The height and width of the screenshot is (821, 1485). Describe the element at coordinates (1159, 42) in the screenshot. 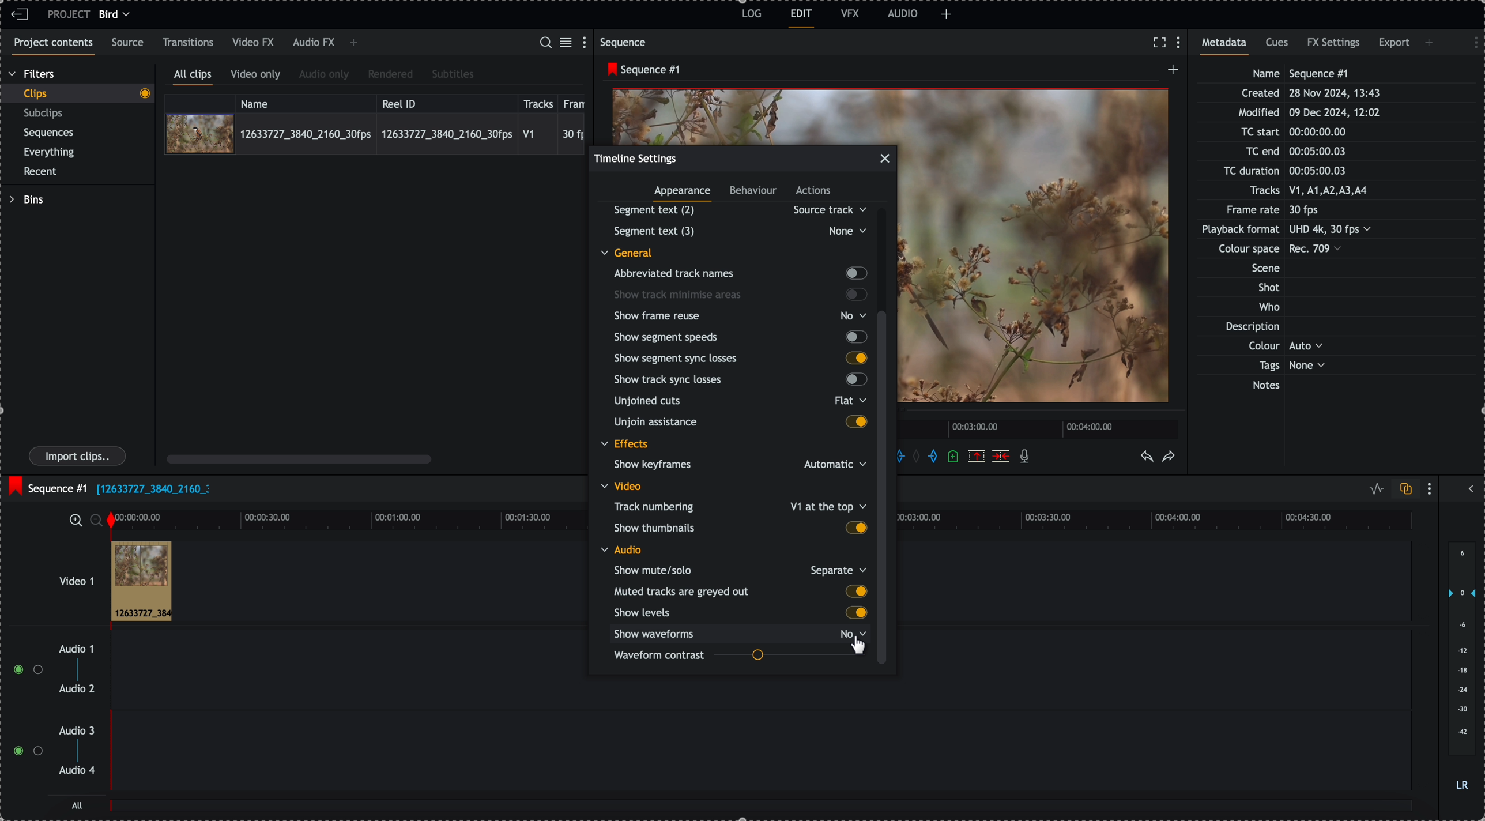

I see `fullscreen` at that location.